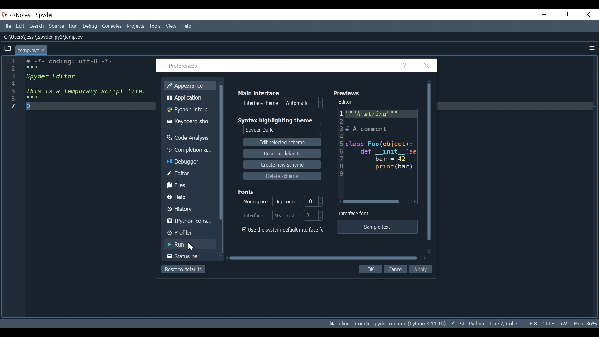  Describe the element at coordinates (395, 269) in the screenshot. I see `Cancel` at that location.